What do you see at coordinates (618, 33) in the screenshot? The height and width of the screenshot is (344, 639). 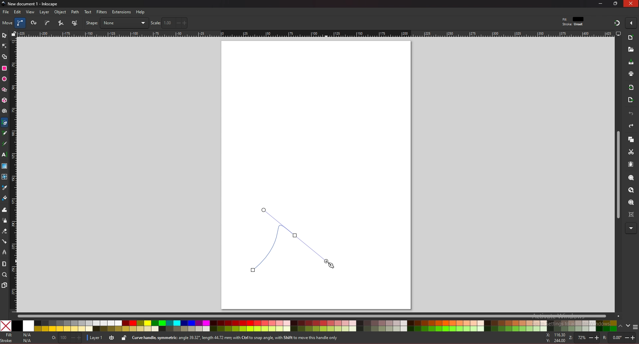 I see `display options` at bounding box center [618, 33].